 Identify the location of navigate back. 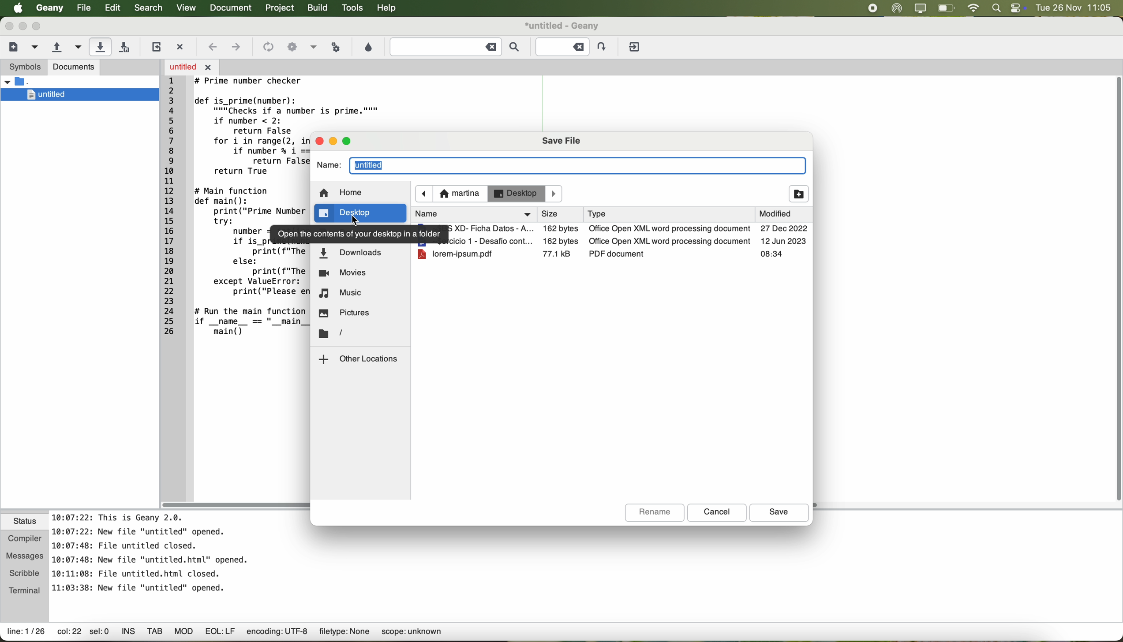
(424, 193).